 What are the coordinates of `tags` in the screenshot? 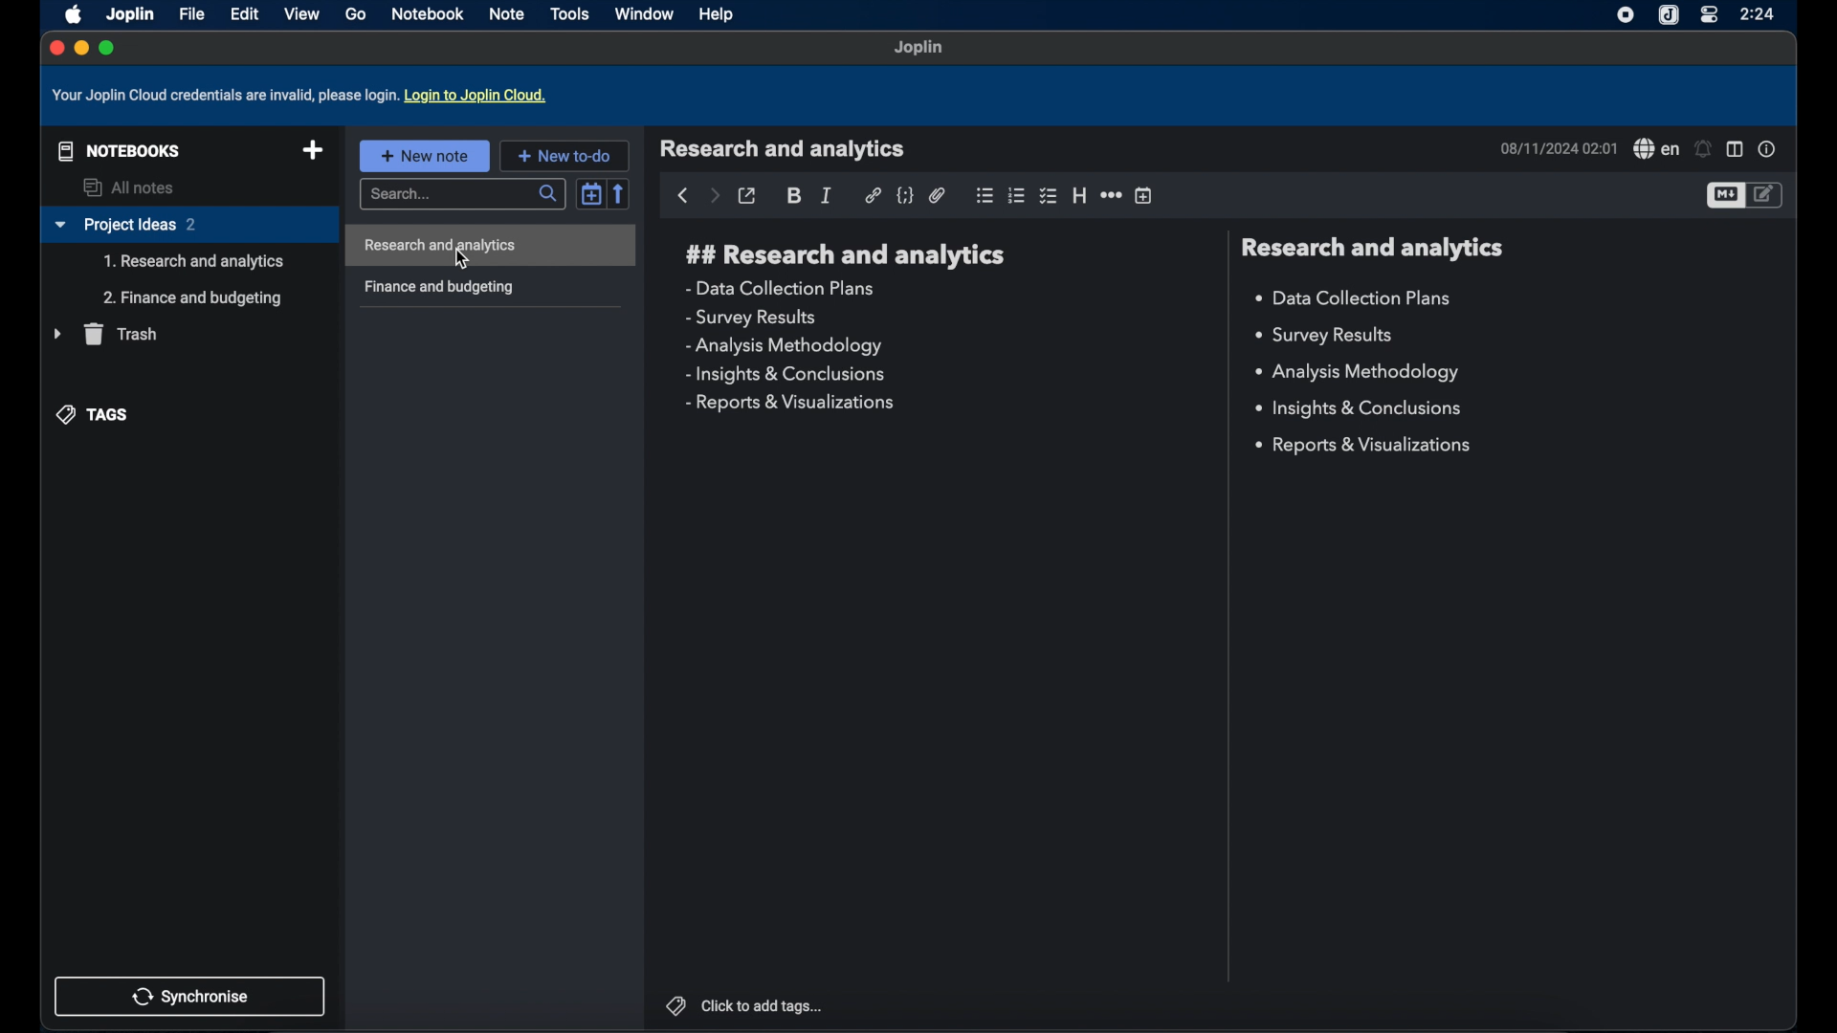 It's located at (95, 413).